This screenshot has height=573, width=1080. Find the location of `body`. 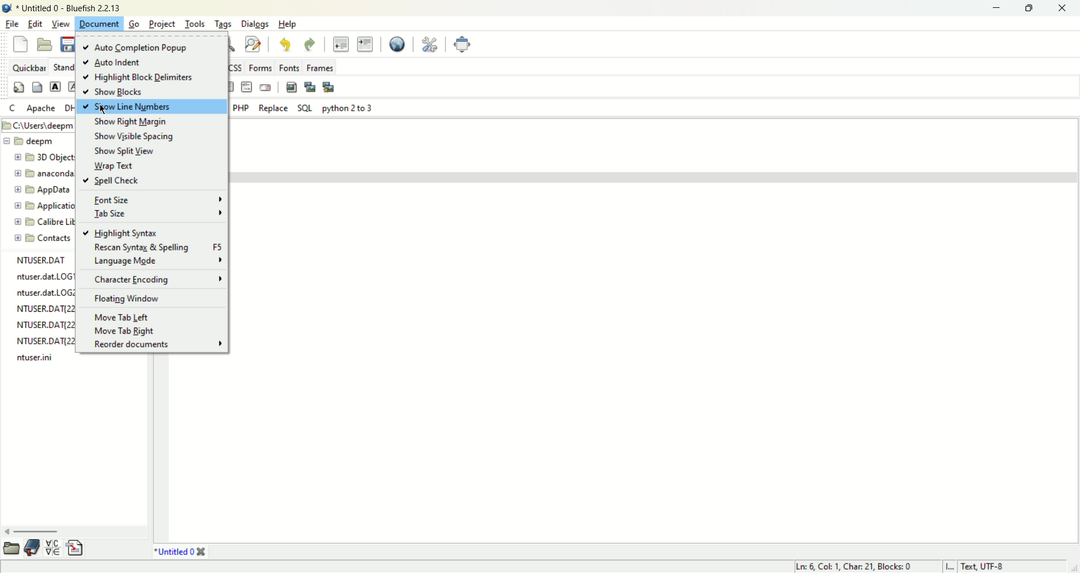

body is located at coordinates (36, 88).